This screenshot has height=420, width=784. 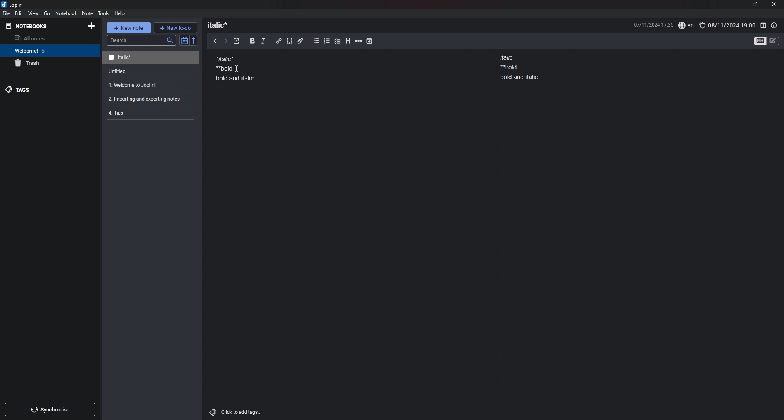 What do you see at coordinates (370, 41) in the screenshot?
I see `add time` at bounding box center [370, 41].